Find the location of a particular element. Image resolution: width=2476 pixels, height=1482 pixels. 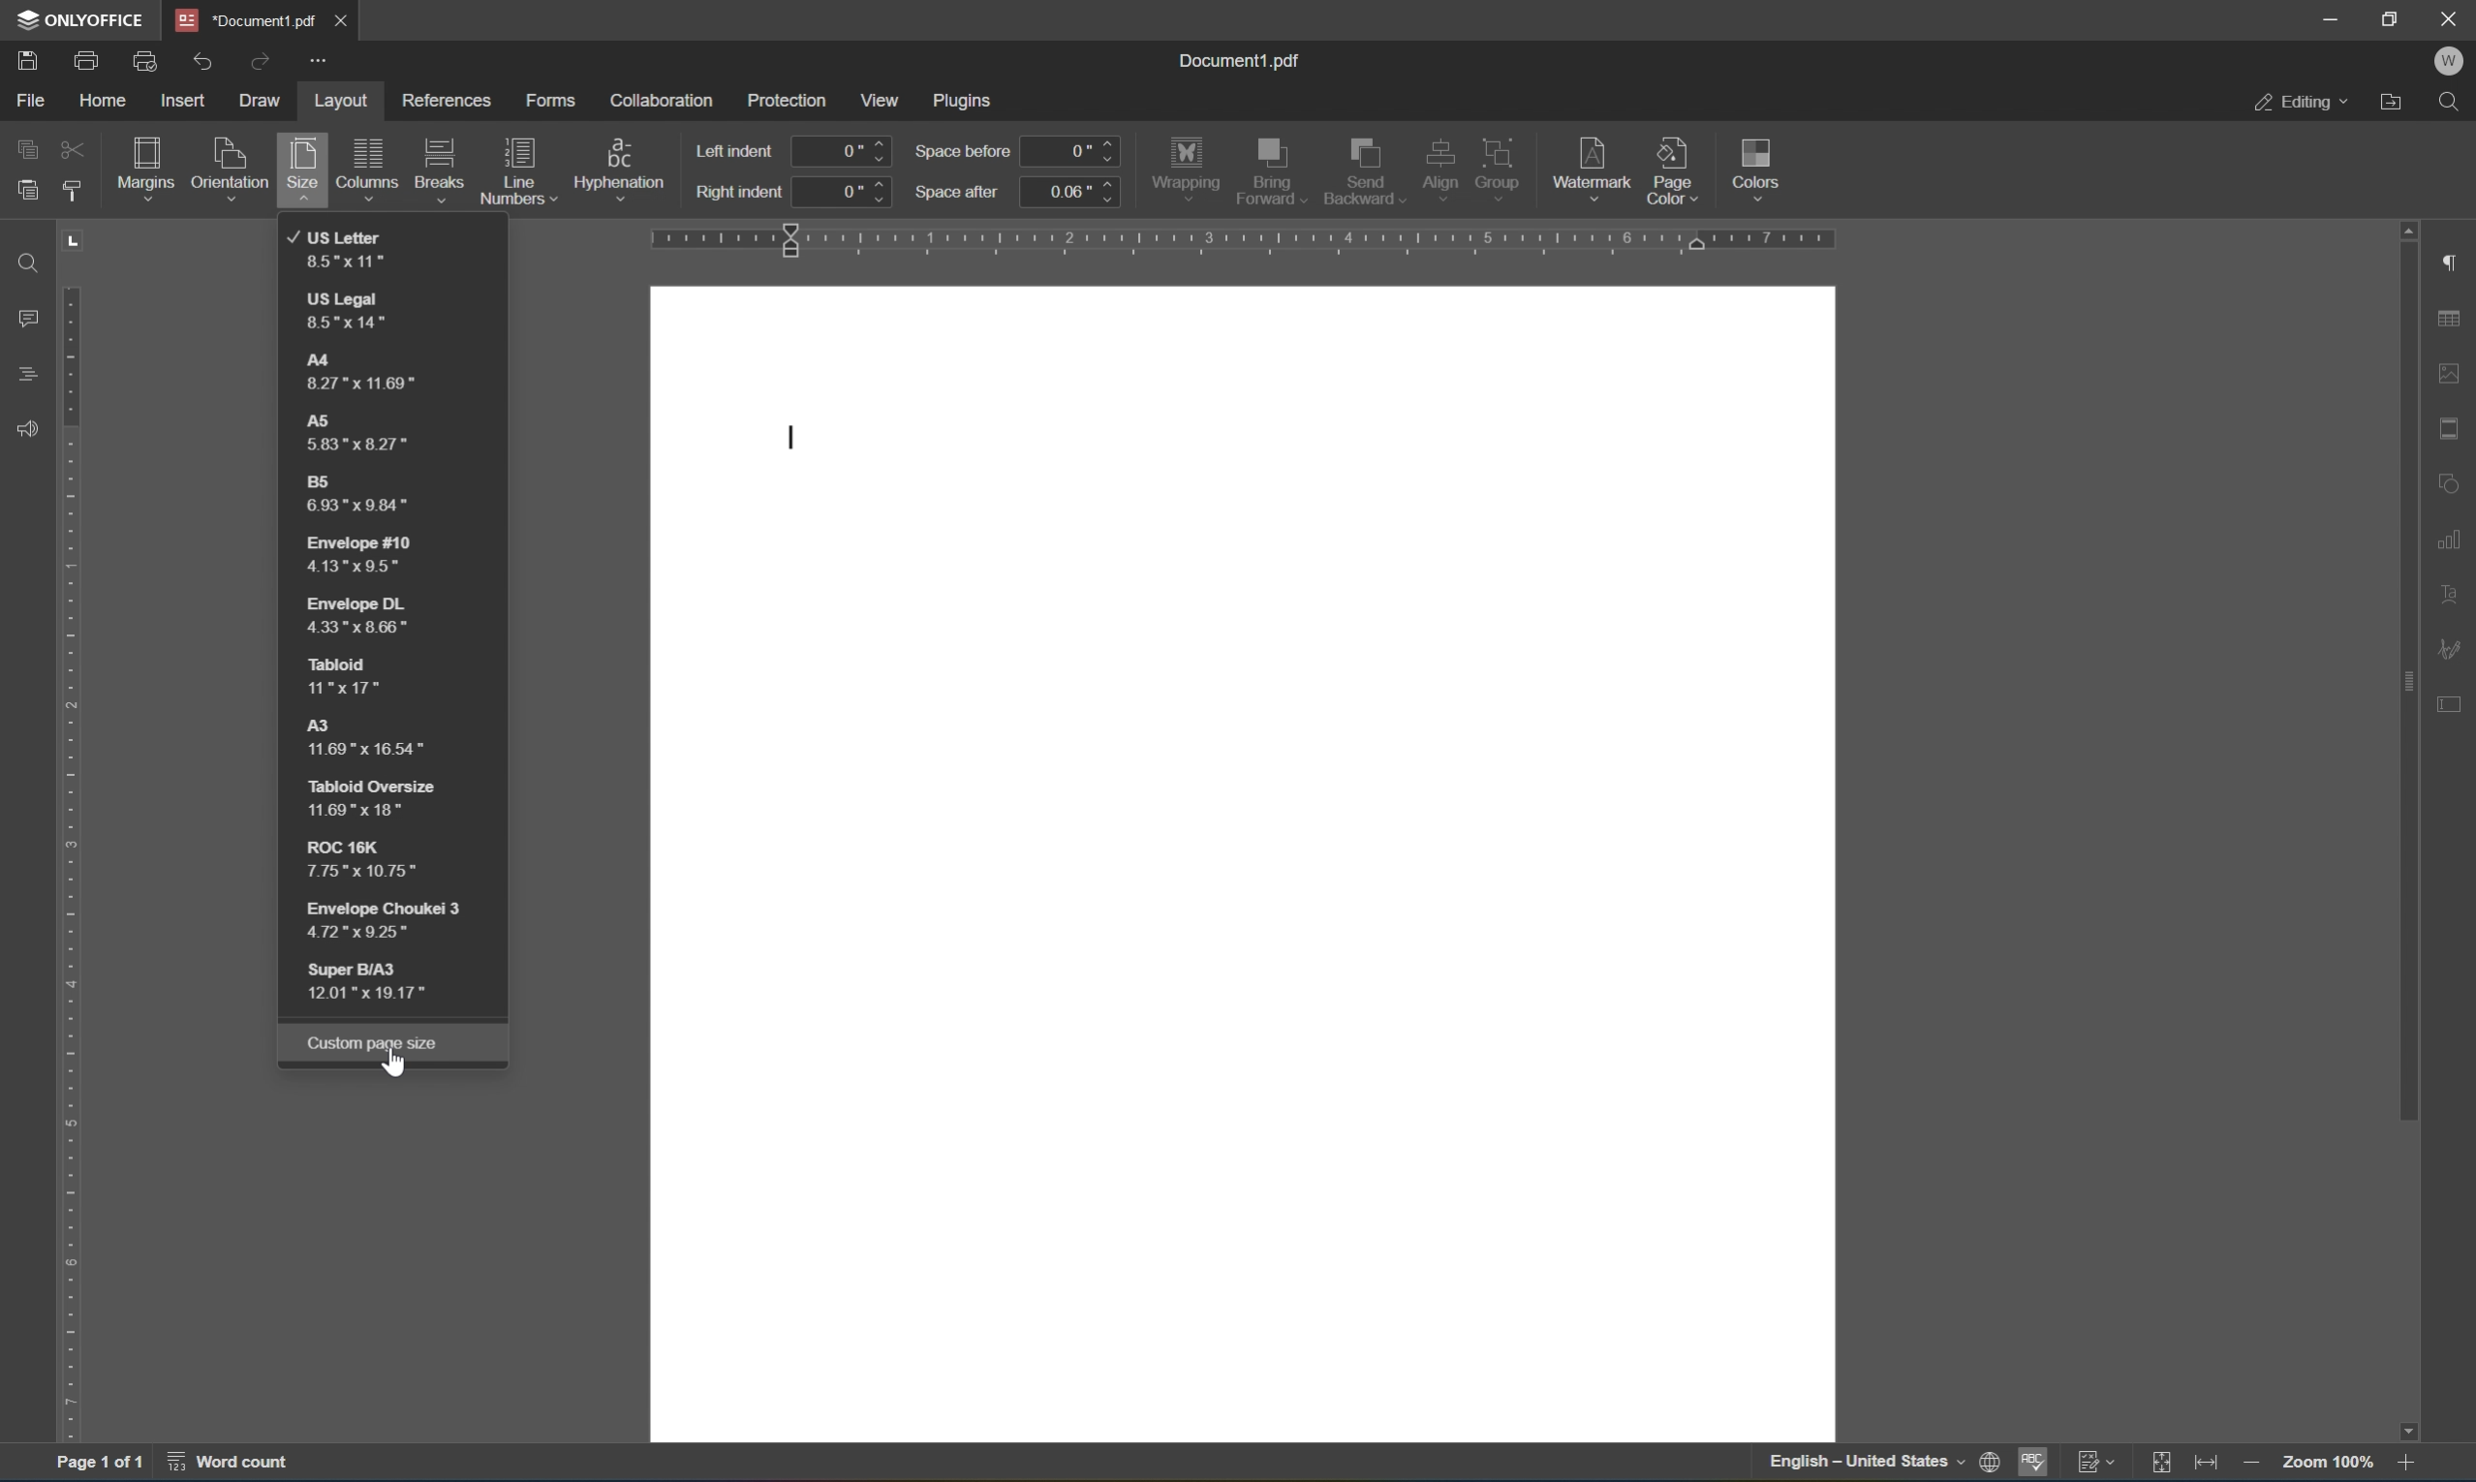

draw is located at coordinates (265, 100).